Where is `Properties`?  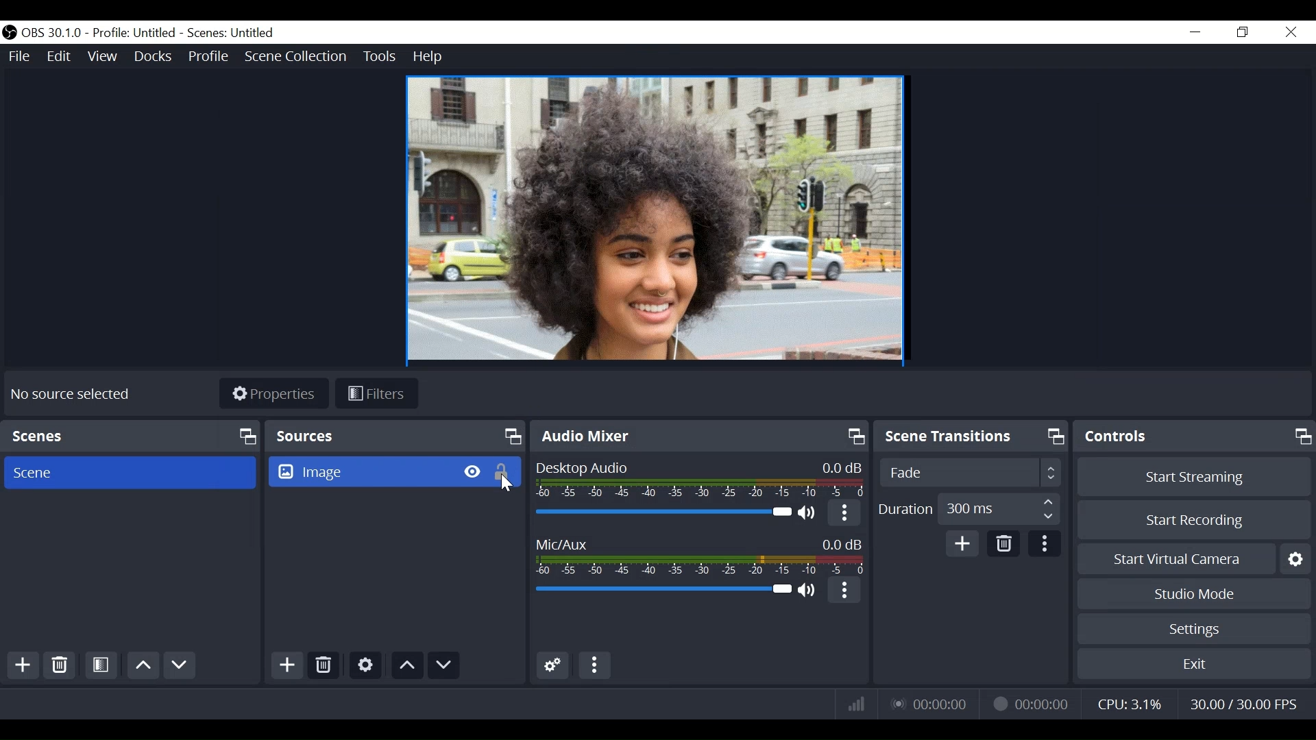
Properties is located at coordinates (273, 394).